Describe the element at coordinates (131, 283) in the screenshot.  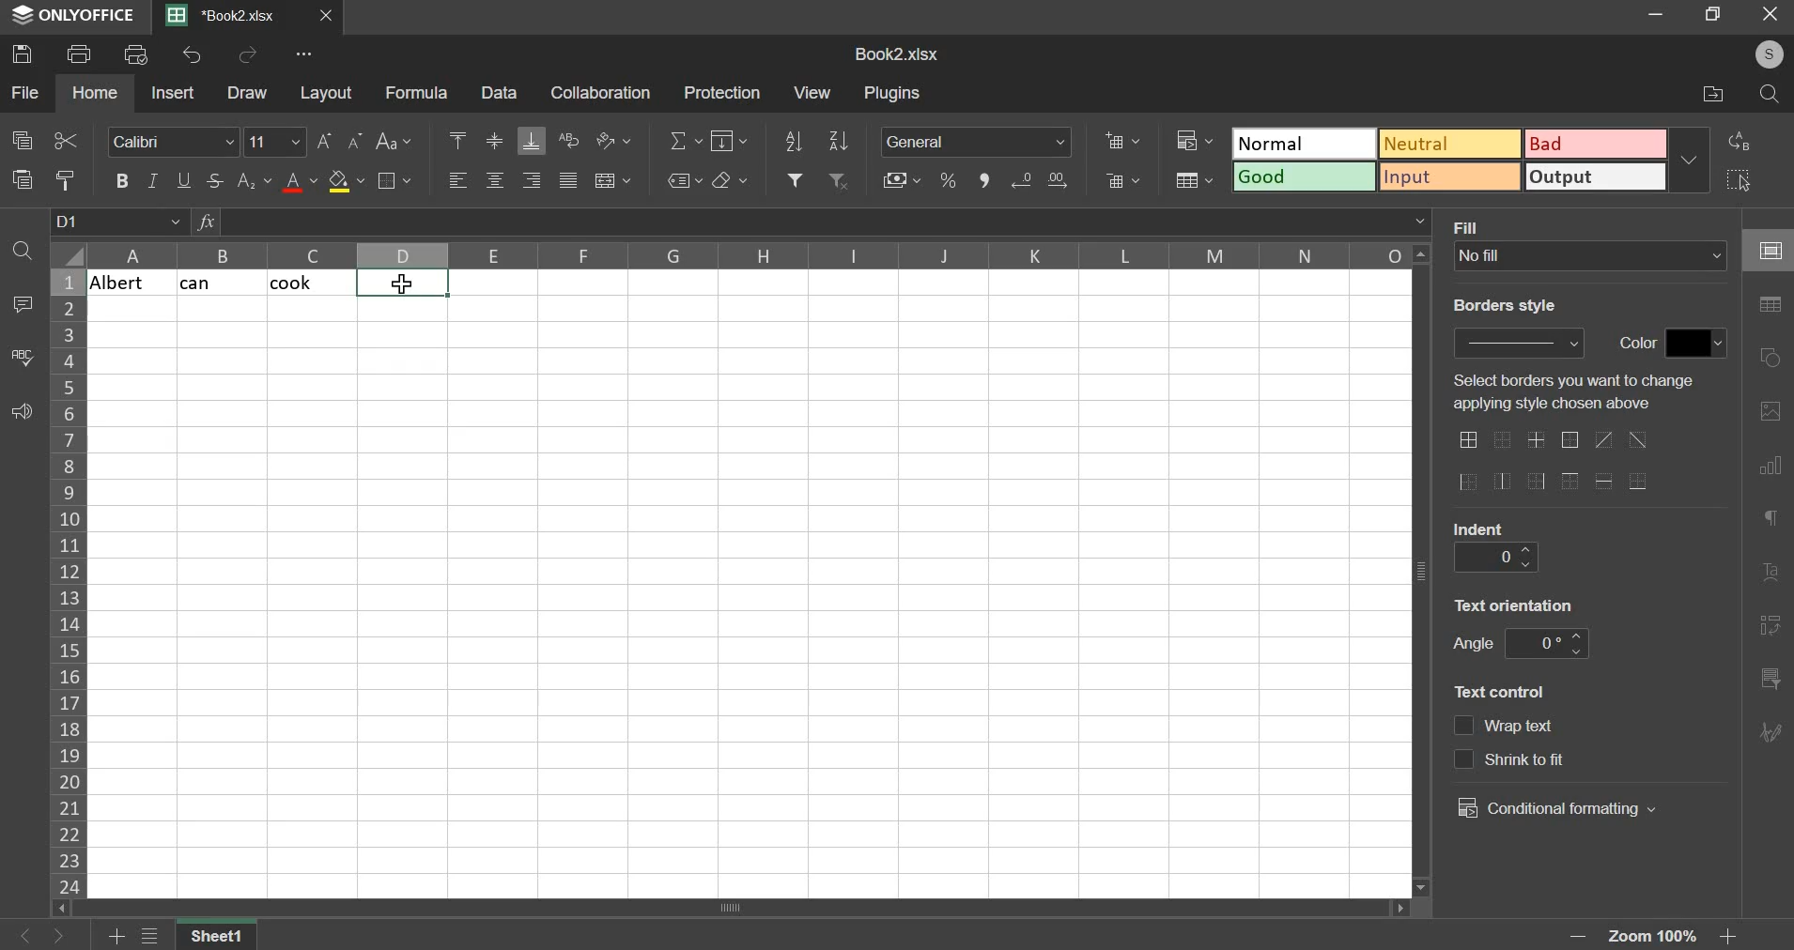
I see `albert` at that location.